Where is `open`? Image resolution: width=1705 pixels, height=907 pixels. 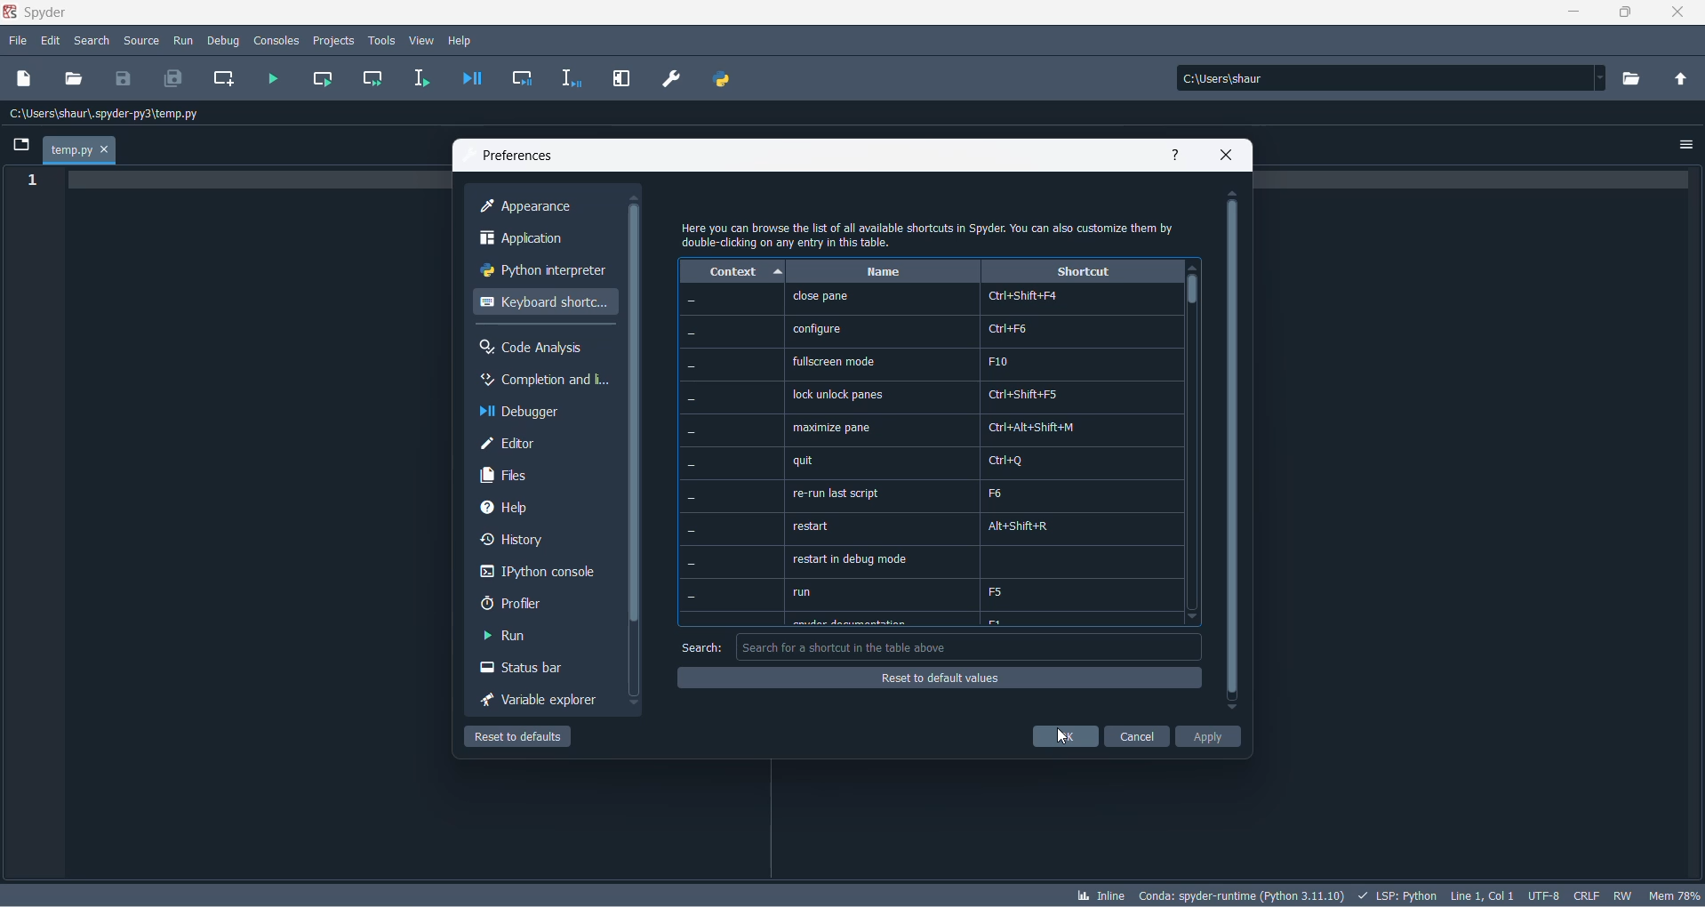 open is located at coordinates (74, 77).